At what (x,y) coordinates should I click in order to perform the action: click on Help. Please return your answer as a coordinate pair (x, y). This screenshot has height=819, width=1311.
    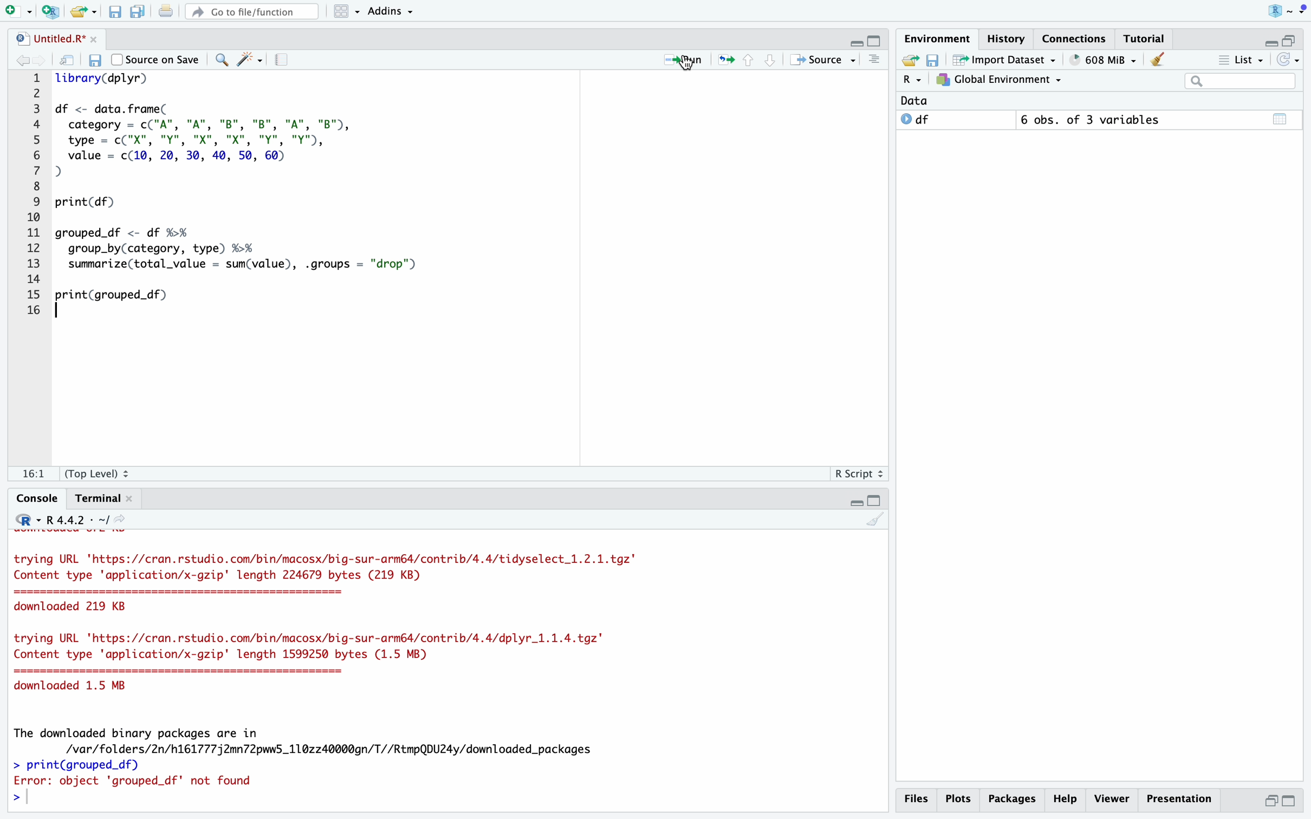
    Looking at the image, I should click on (1066, 799).